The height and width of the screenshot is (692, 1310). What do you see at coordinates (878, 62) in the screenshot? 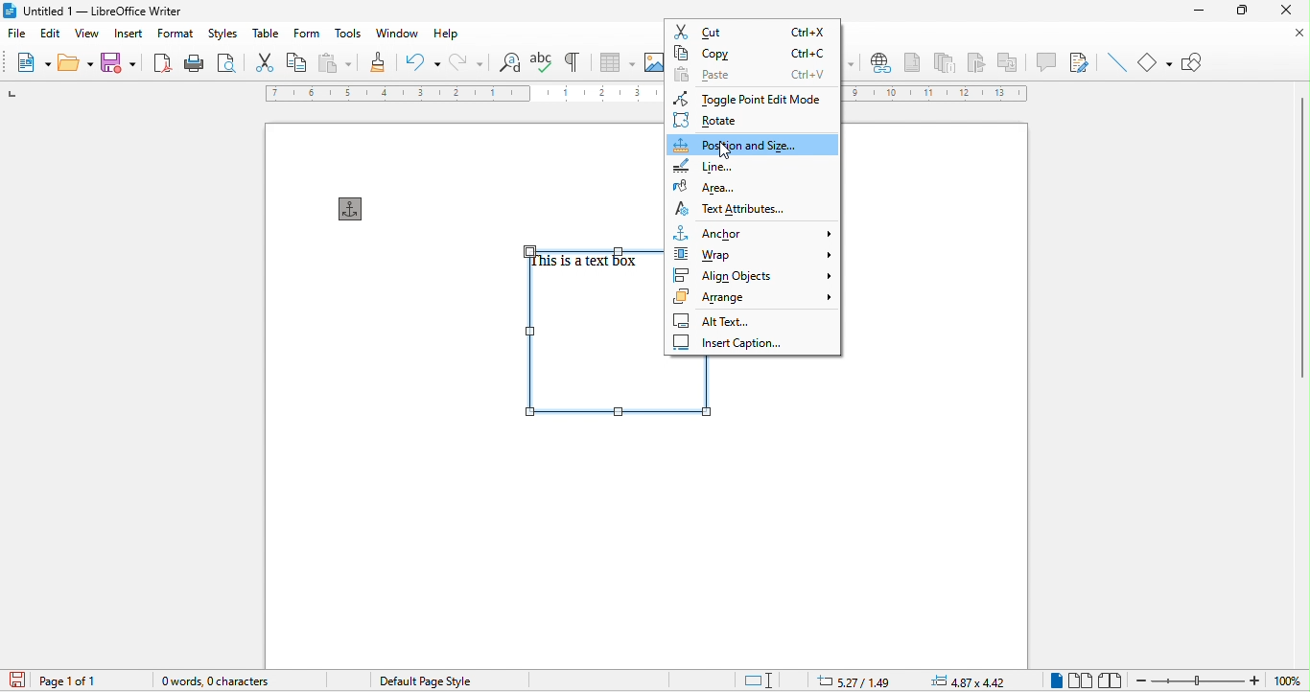
I see `hyperlink` at bounding box center [878, 62].